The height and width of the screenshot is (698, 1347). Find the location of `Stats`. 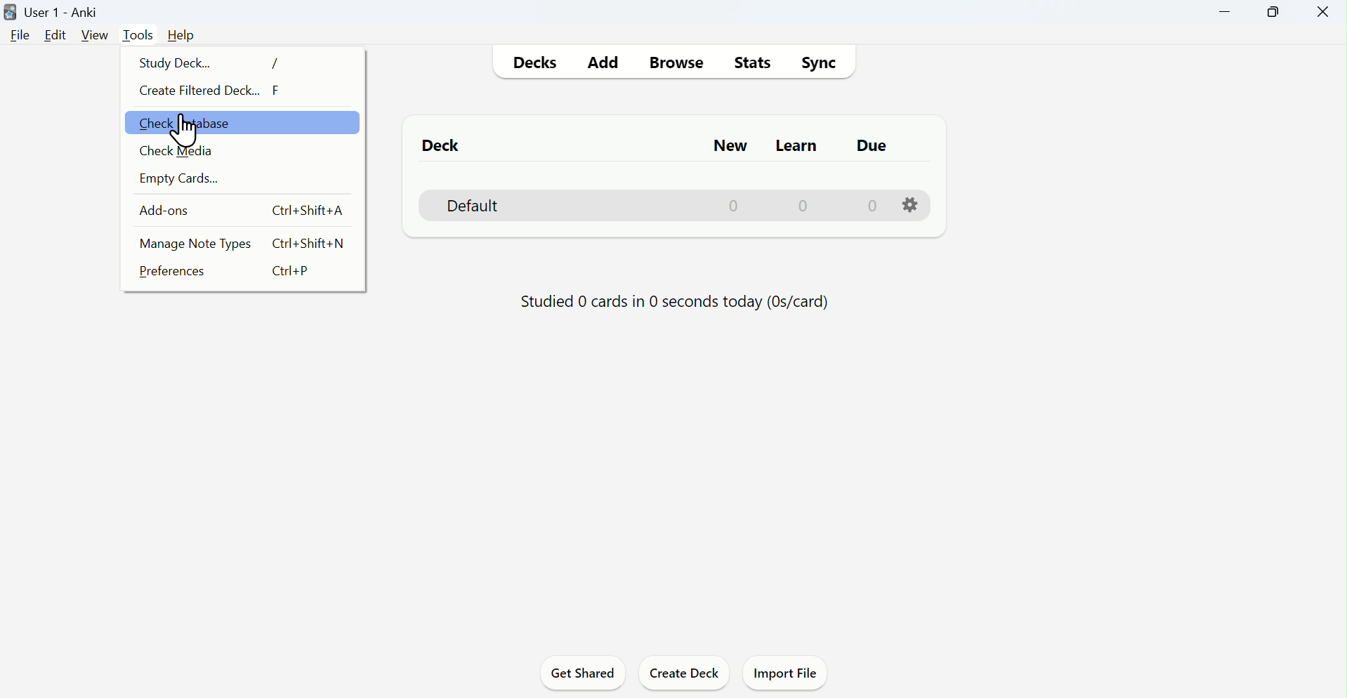

Stats is located at coordinates (754, 62).